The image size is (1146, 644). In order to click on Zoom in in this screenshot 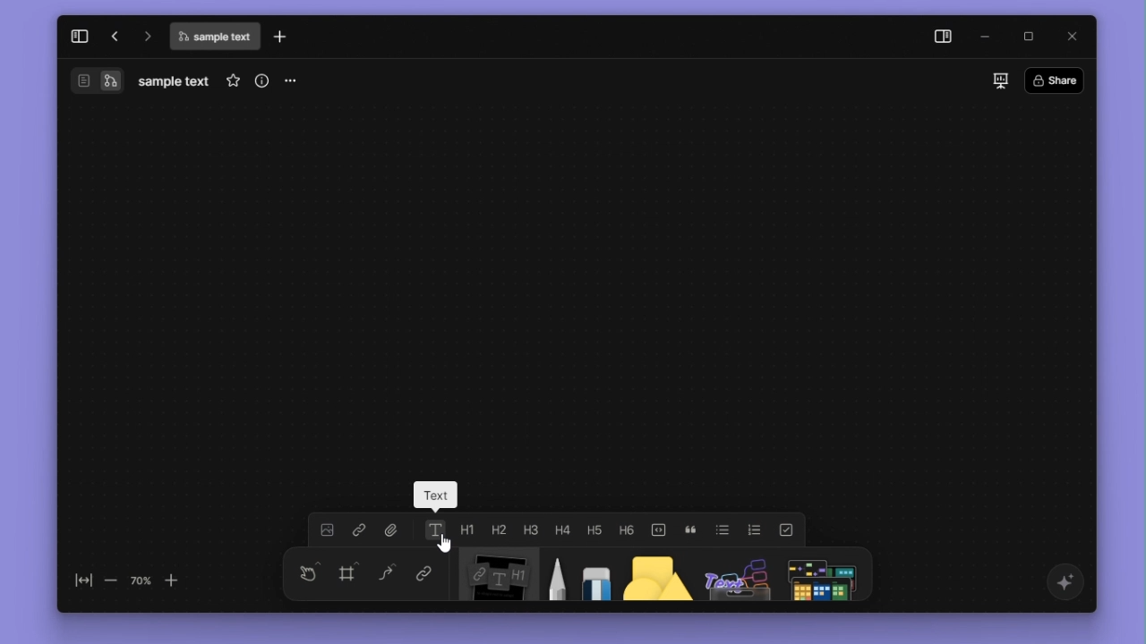, I will do `click(181, 580)`.